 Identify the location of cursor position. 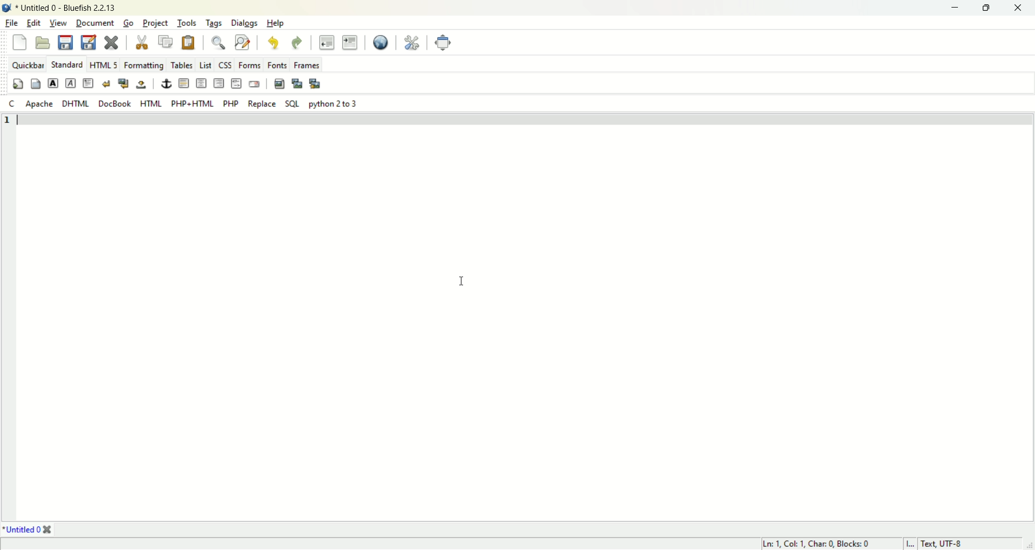
(824, 544).